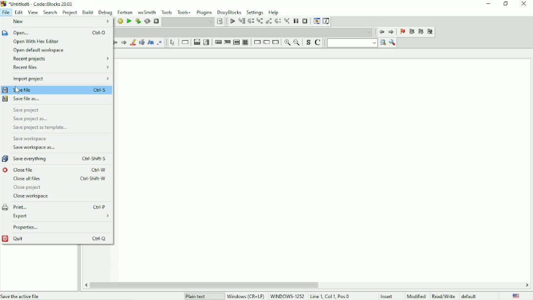  Describe the element at coordinates (142, 43) in the screenshot. I see `Selected text` at that location.